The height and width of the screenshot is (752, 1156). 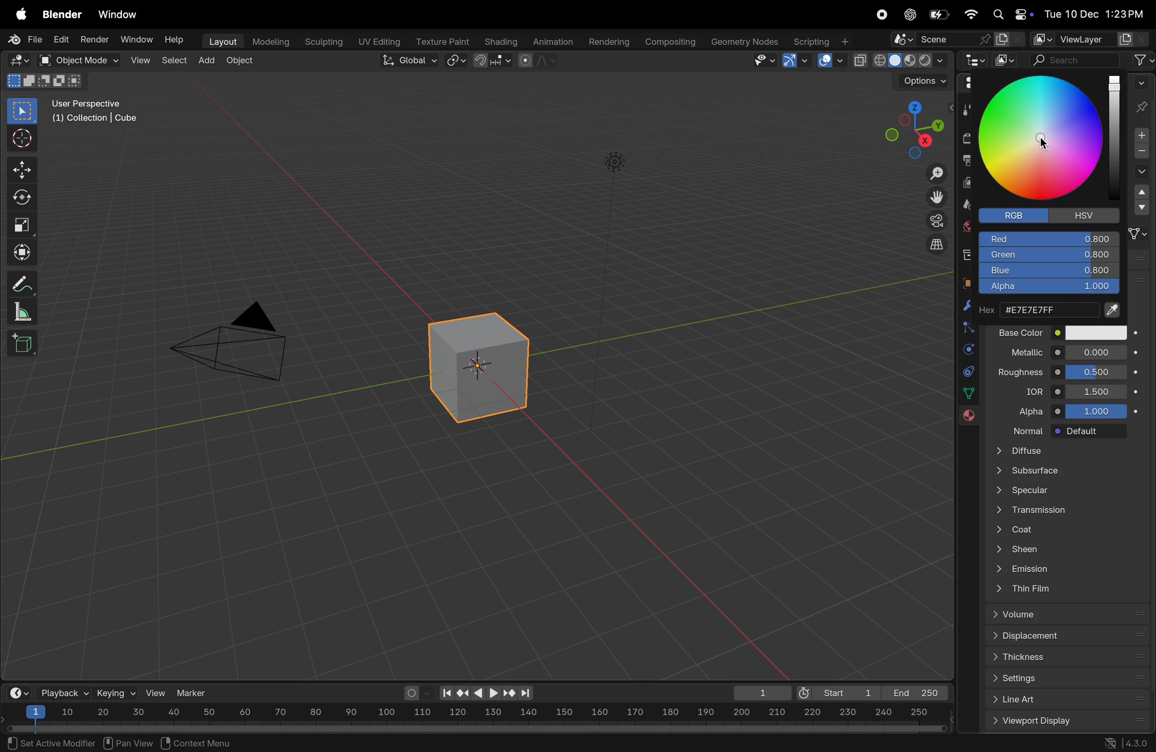 I want to click on roughness, so click(x=1020, y=370).